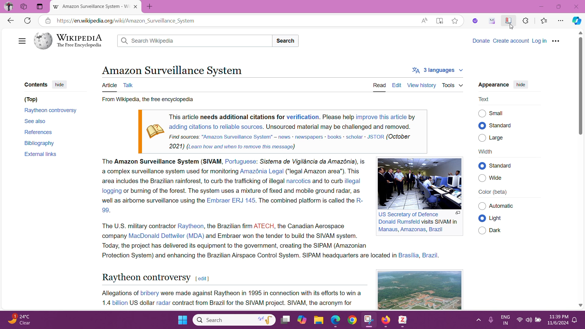 The width and height of the screenshot is (585, 329). I want to click on The combined platform is called the, so click(306, 200).